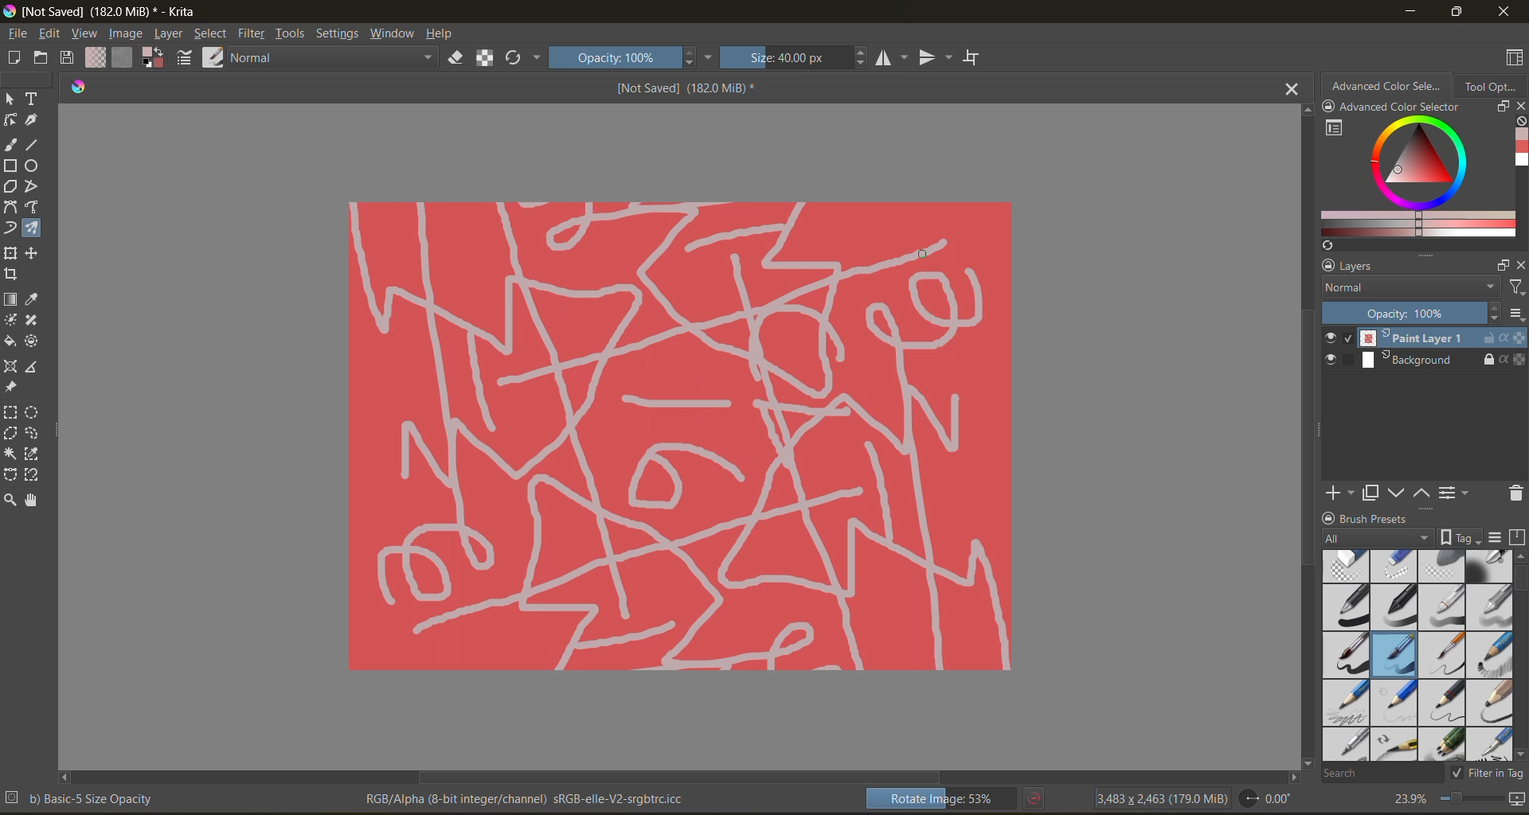 The width and height of the screenshot is (1529, 815). What do you see at coordinates (1304, 111) in the screenshot?
I see `Scroll up` at bounding box center [1304, 111].